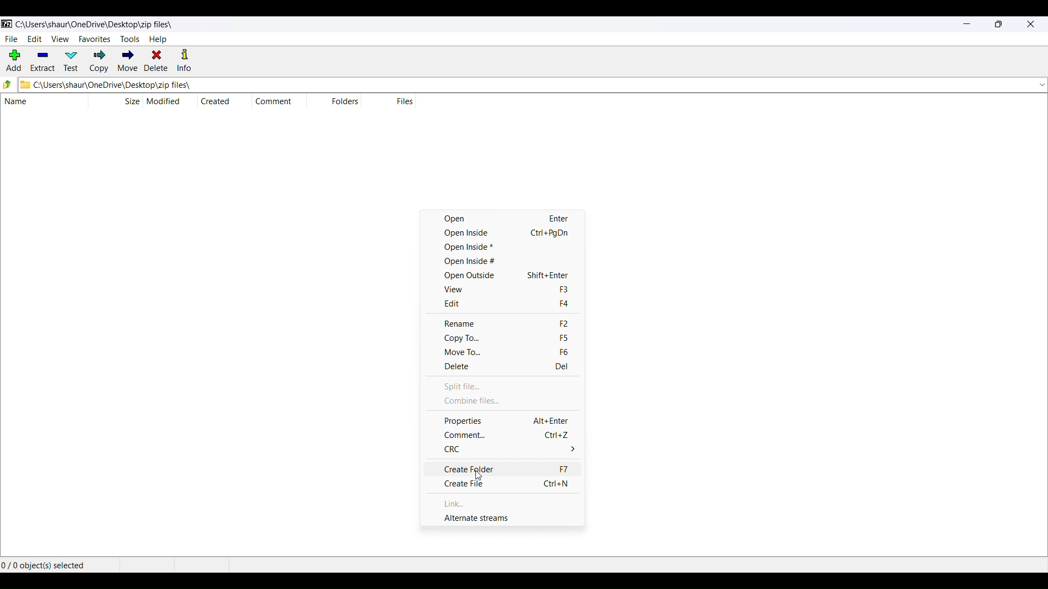  I want to click on FOLDERS, so click(343, 102).